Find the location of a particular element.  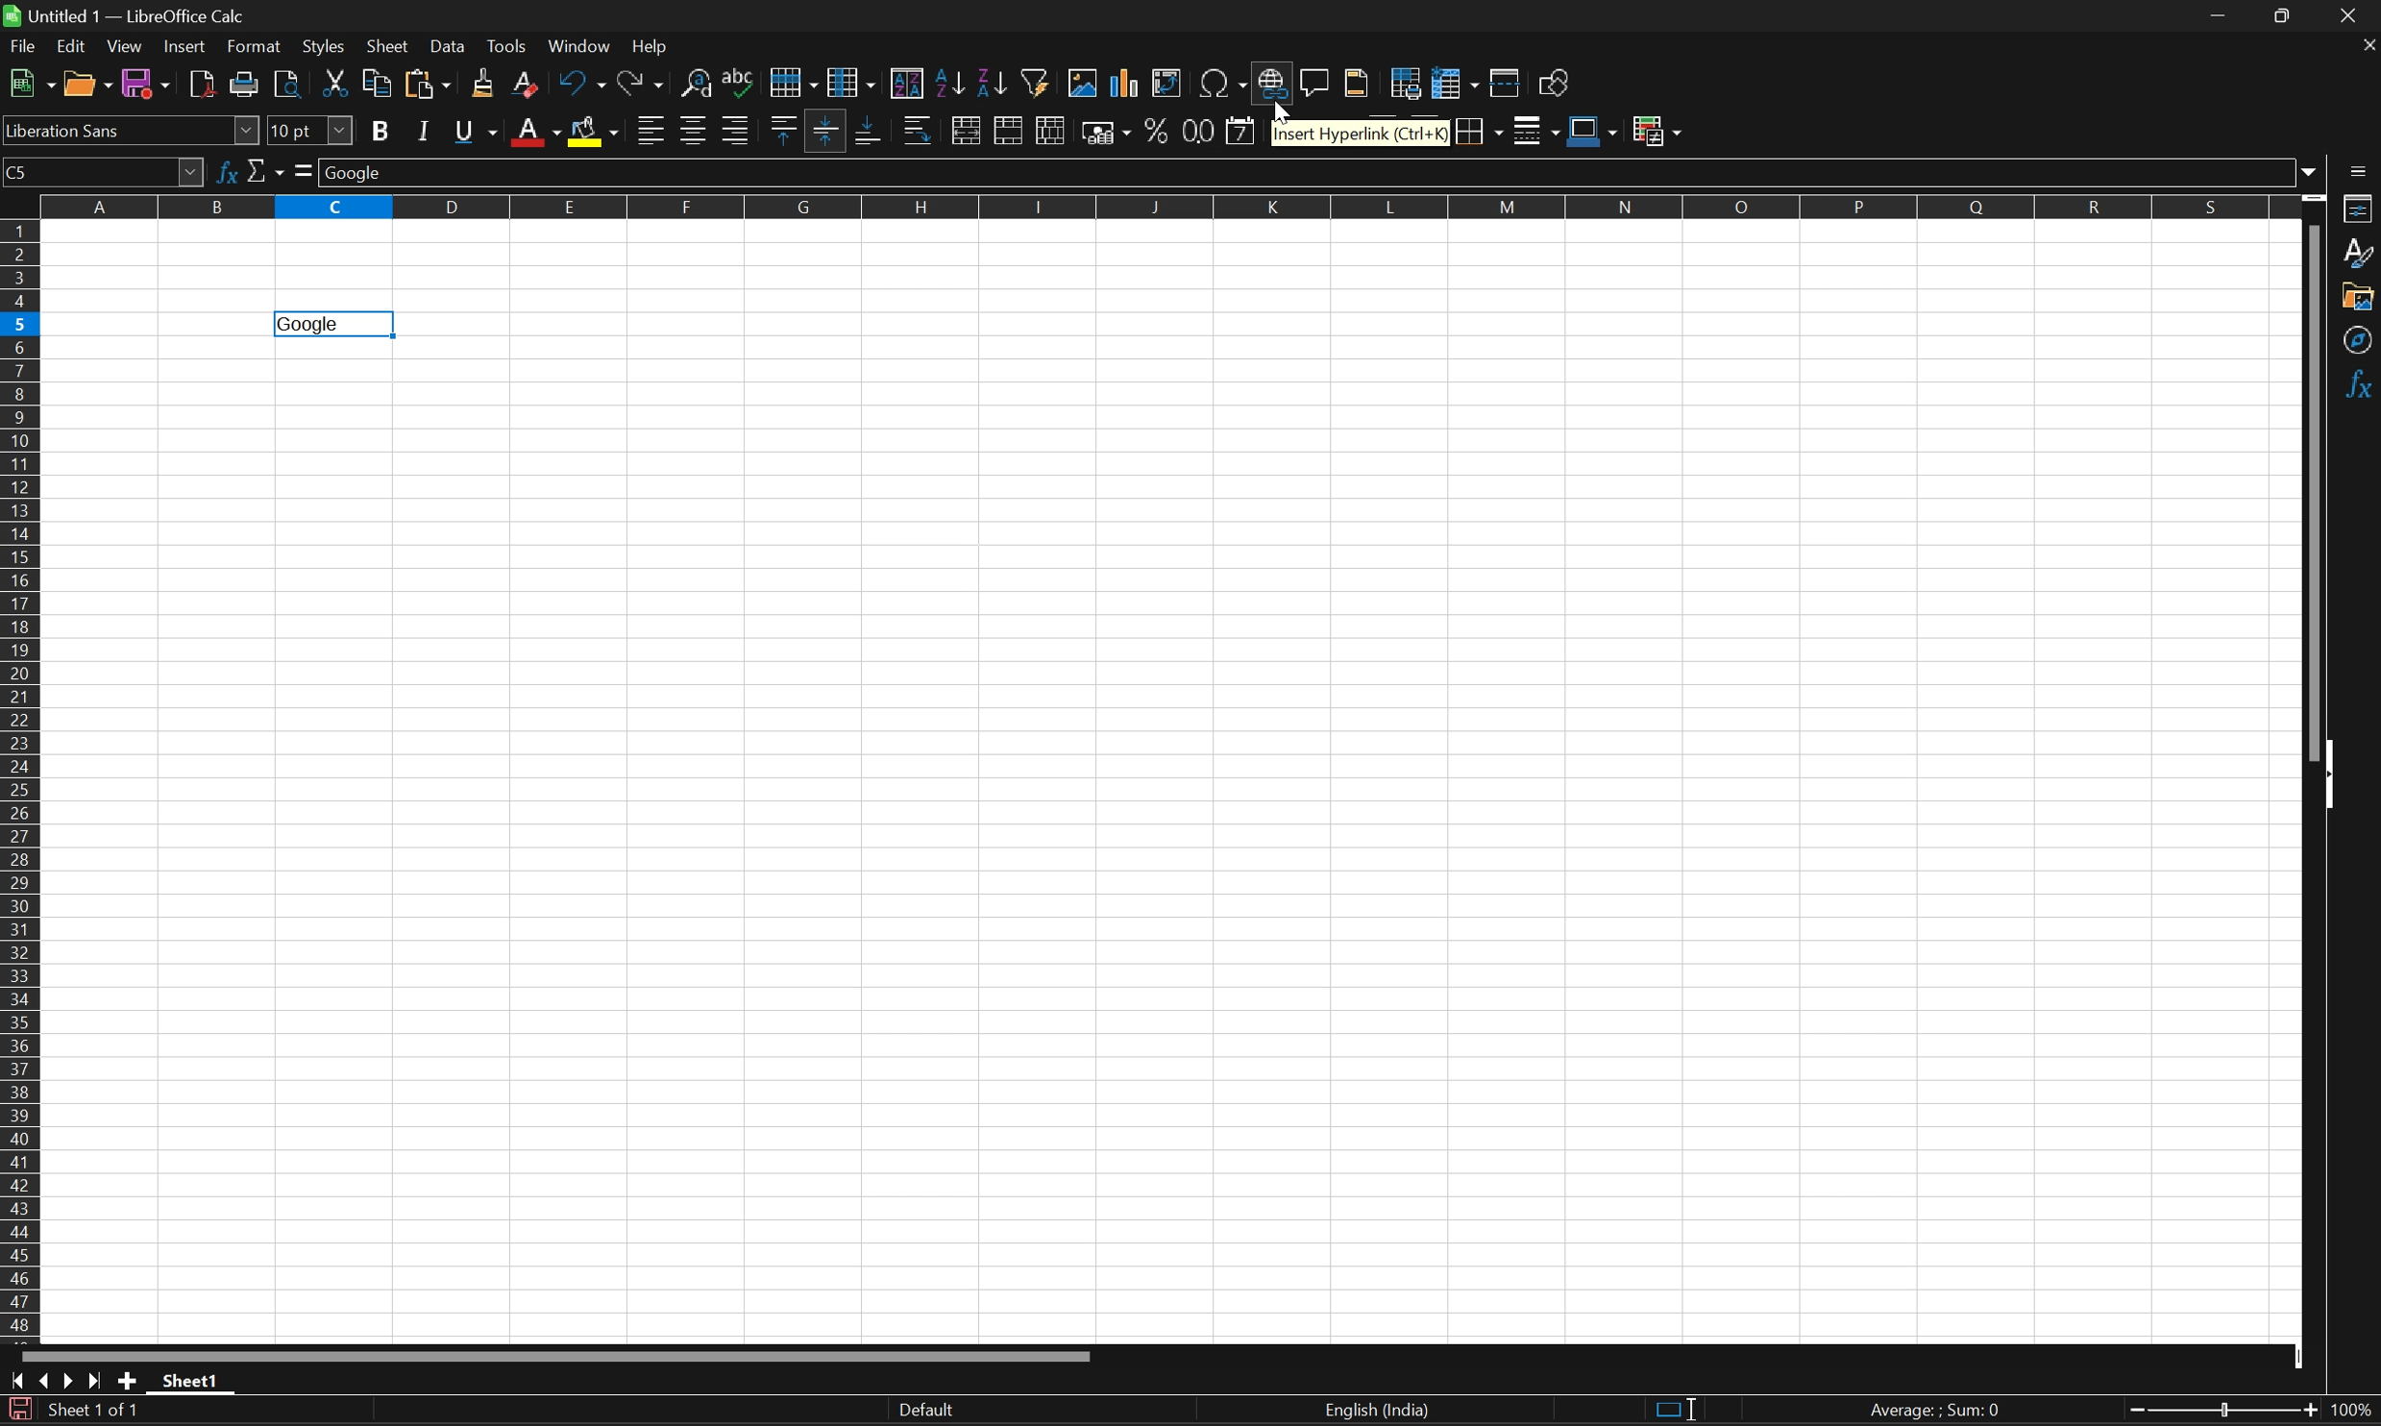

Scroll to next sheet is located at coordinates (65, 1382).